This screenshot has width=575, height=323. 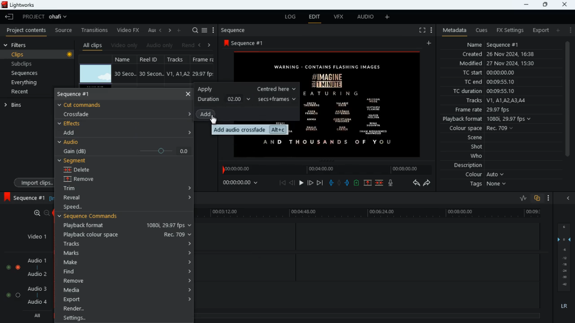 I want to click on Accordion, so click(x=188, y=198).